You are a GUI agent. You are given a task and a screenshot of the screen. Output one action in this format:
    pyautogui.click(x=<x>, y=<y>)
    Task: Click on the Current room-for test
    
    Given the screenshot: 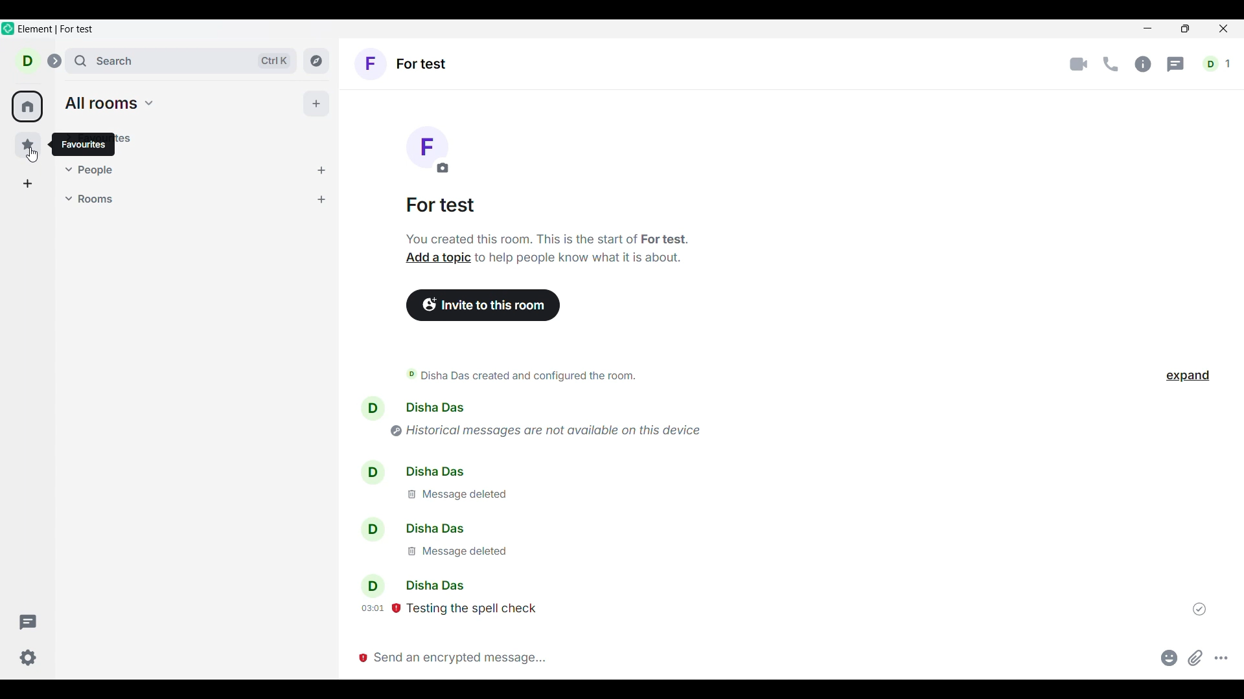 What is the action you would take?
    pyautogui.click(x=419, y=63)
    